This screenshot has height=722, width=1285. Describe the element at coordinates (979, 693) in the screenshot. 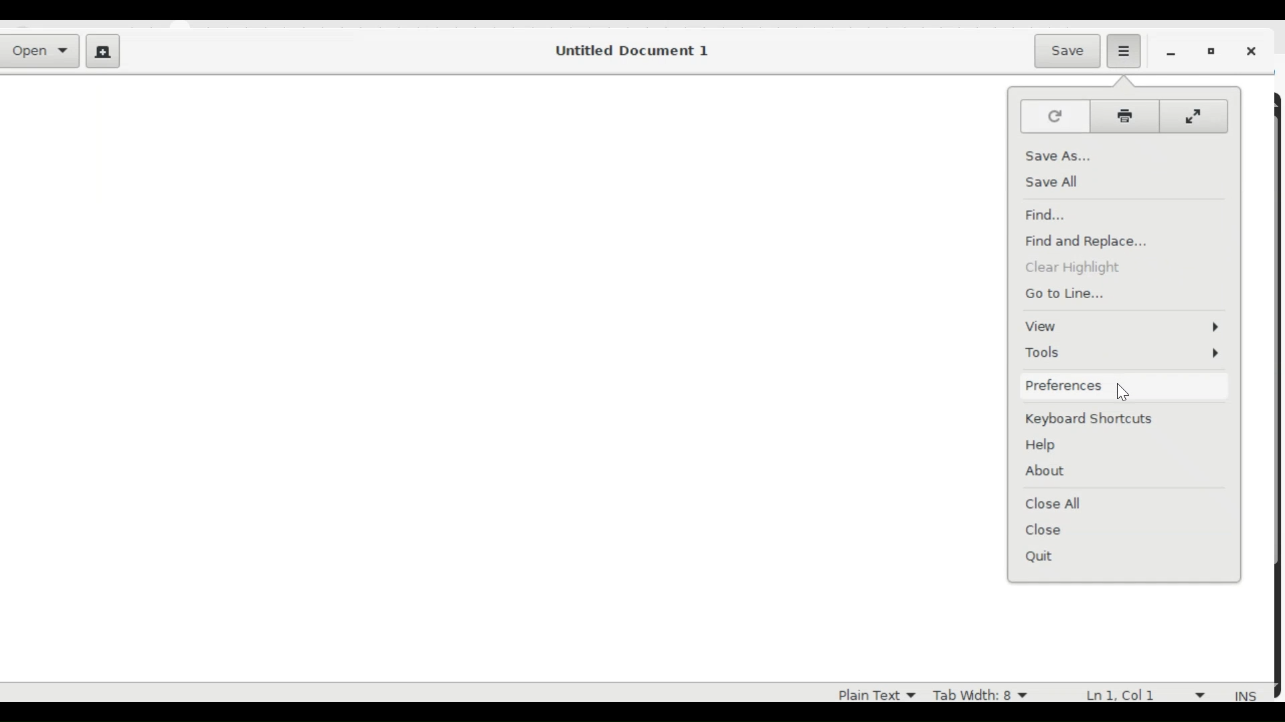

I see `Tab Width` at that location.